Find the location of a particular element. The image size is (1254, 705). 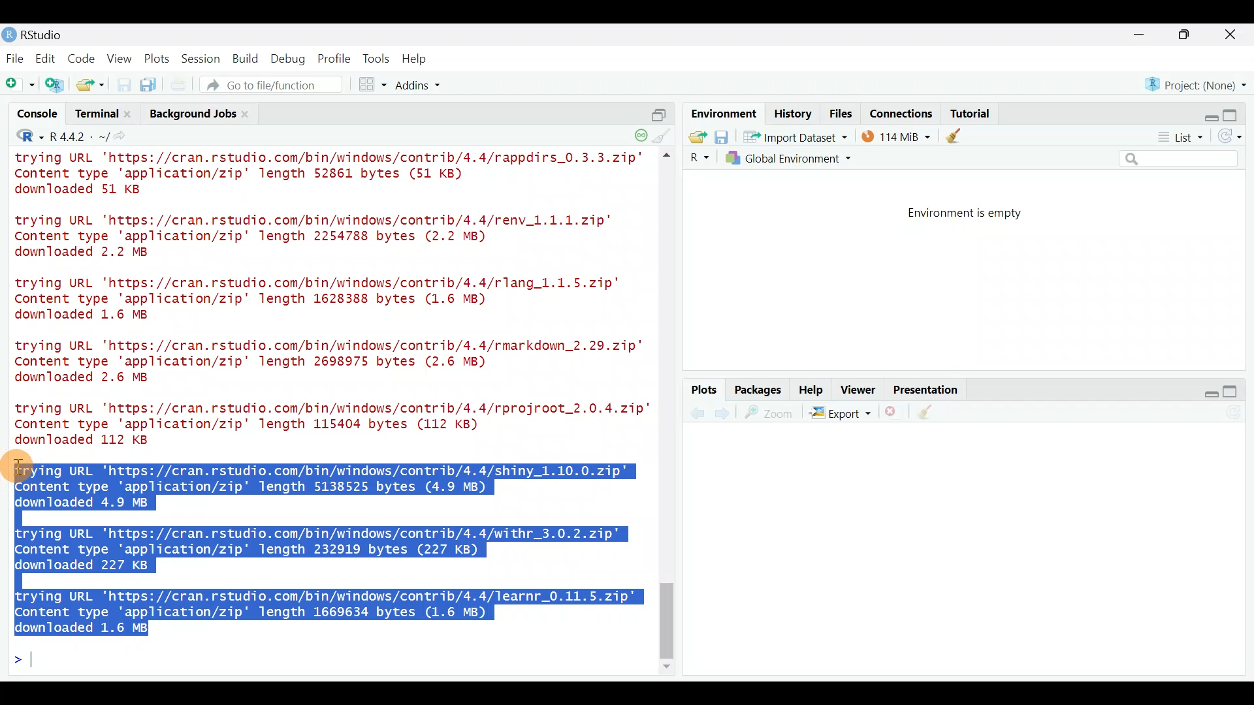

Close background jobs is located at coordinates (252, 114).